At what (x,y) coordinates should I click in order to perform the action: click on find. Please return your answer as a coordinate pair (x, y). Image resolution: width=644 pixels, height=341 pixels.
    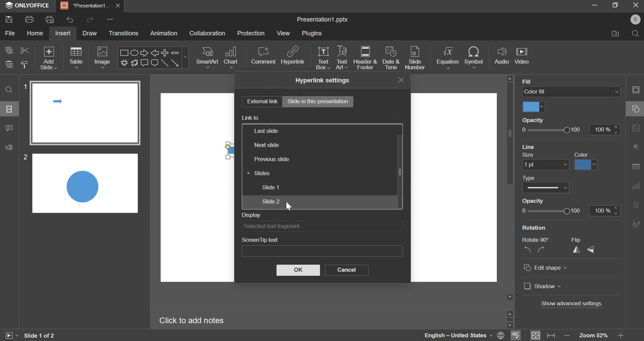
    Looking at the image, I should click on (8, 89).